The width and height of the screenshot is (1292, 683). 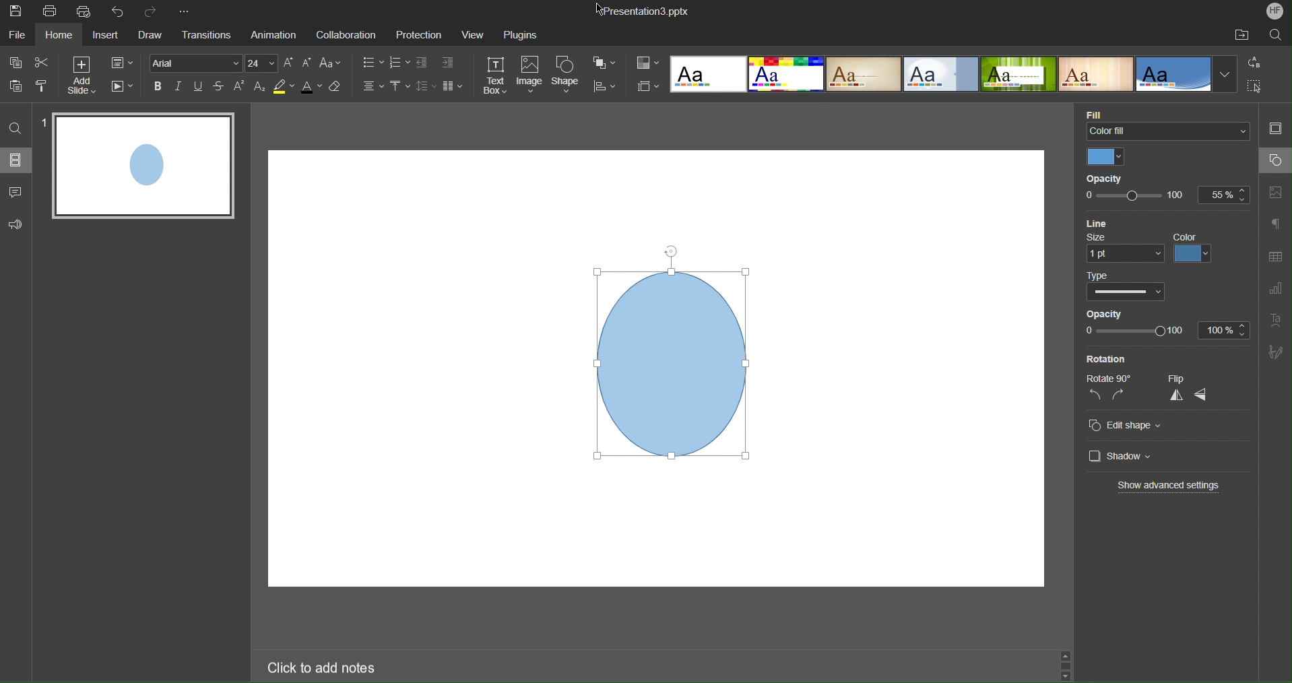 What do you see at coordinates (1175, 377) in the screenshot?
I see `Flip` at bounding box center [1175, 377].